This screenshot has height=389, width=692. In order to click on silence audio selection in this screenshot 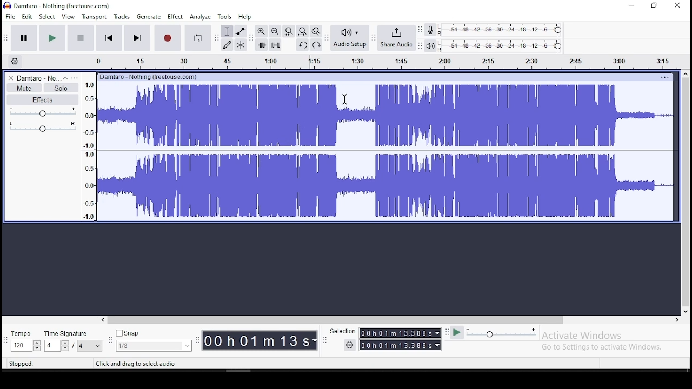, I will do `click(276, 44)`.